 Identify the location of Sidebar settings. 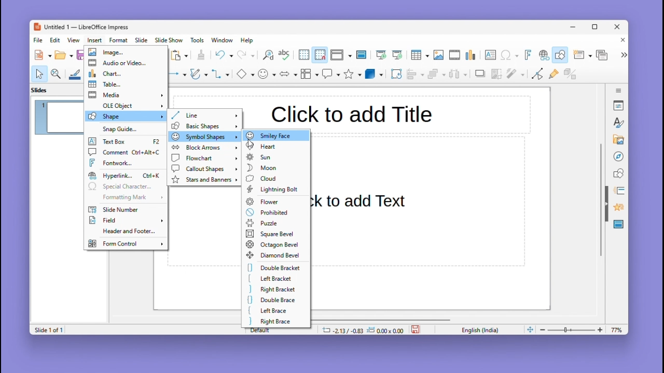
(619, 89).